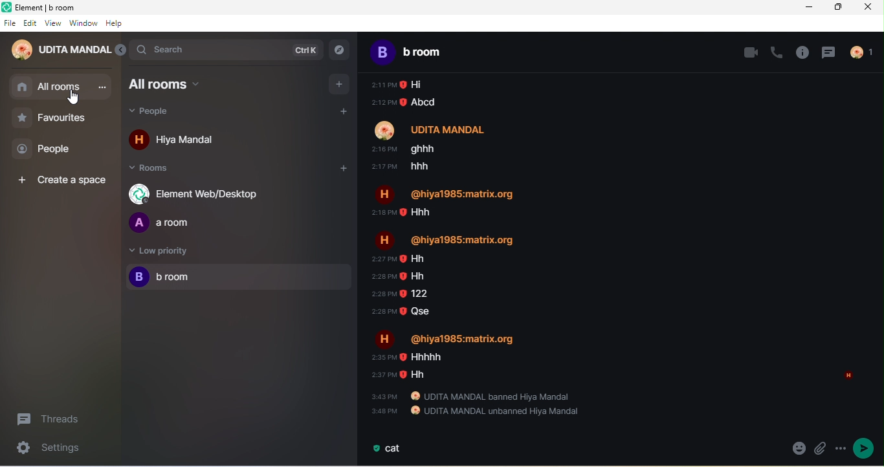 The height and width of the screenshot is (467, 884). What do you see at coordinates (828, 52) in the screenshot?
I see `threads` at bounding box center [828, 52].